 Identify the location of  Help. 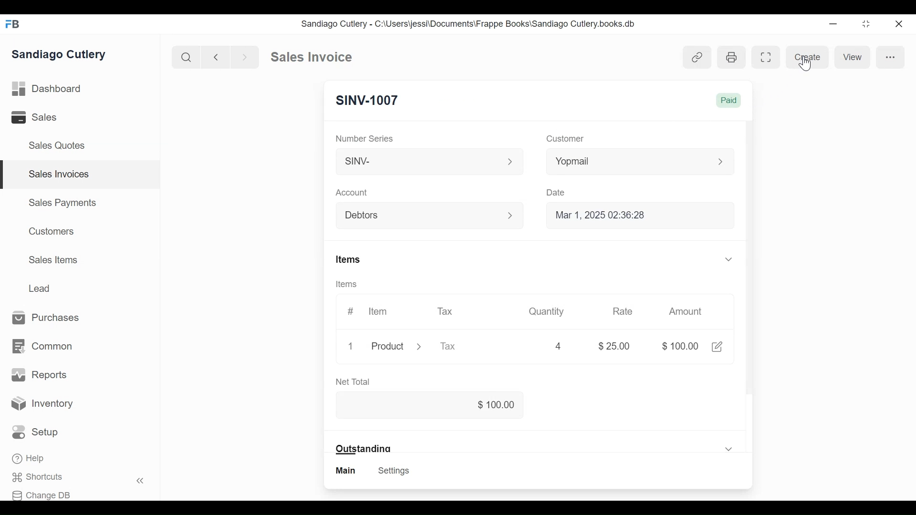
(28, 458).